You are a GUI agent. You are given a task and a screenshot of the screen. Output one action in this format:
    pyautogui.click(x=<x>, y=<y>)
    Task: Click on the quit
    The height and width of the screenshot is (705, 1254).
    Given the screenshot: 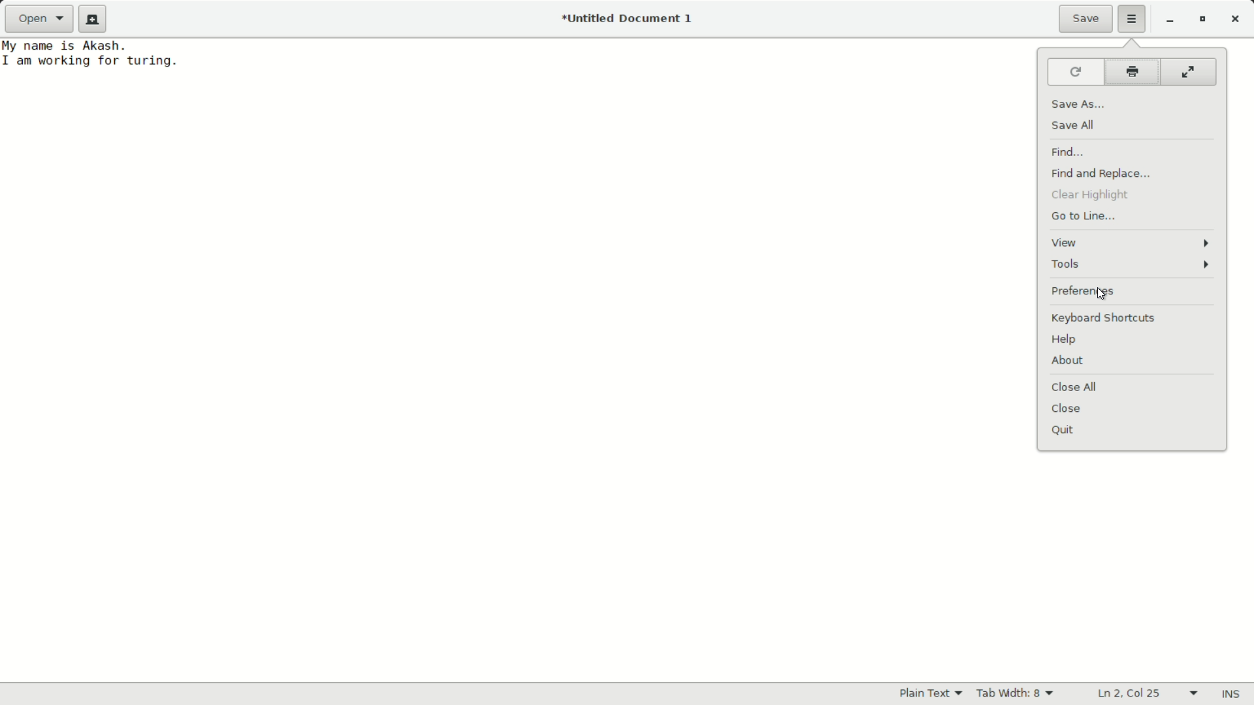 What is the action you would take?
    pyautogui.click(x=1063, y=431)
    